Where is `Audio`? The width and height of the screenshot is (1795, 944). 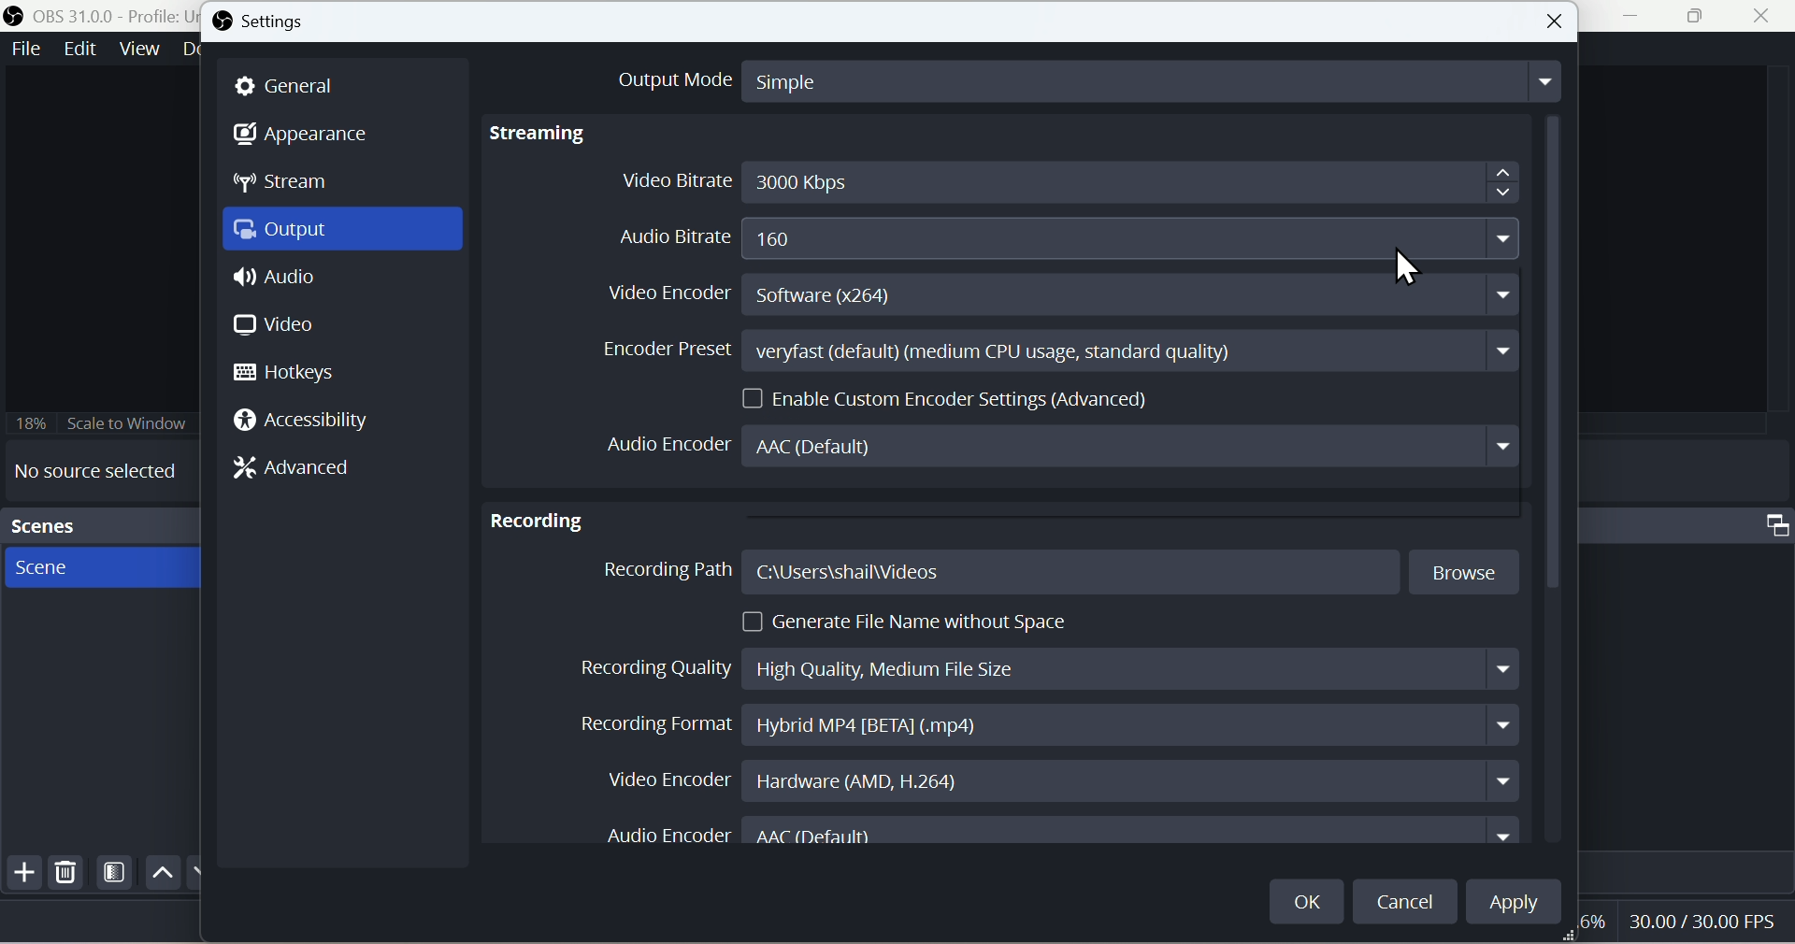 Audio is located at coordinates (279, 282).